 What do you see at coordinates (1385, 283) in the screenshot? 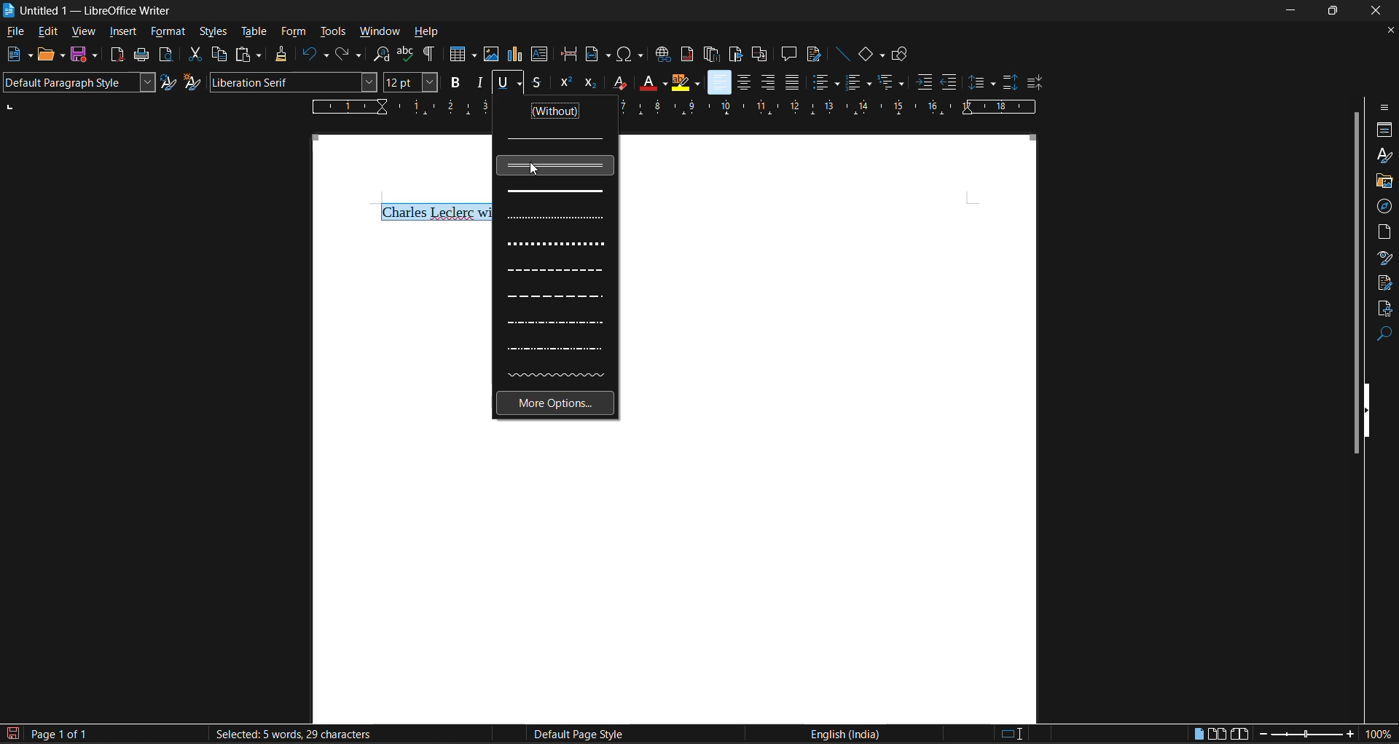
I see `manage changes` at bounding box center [1385, 283].